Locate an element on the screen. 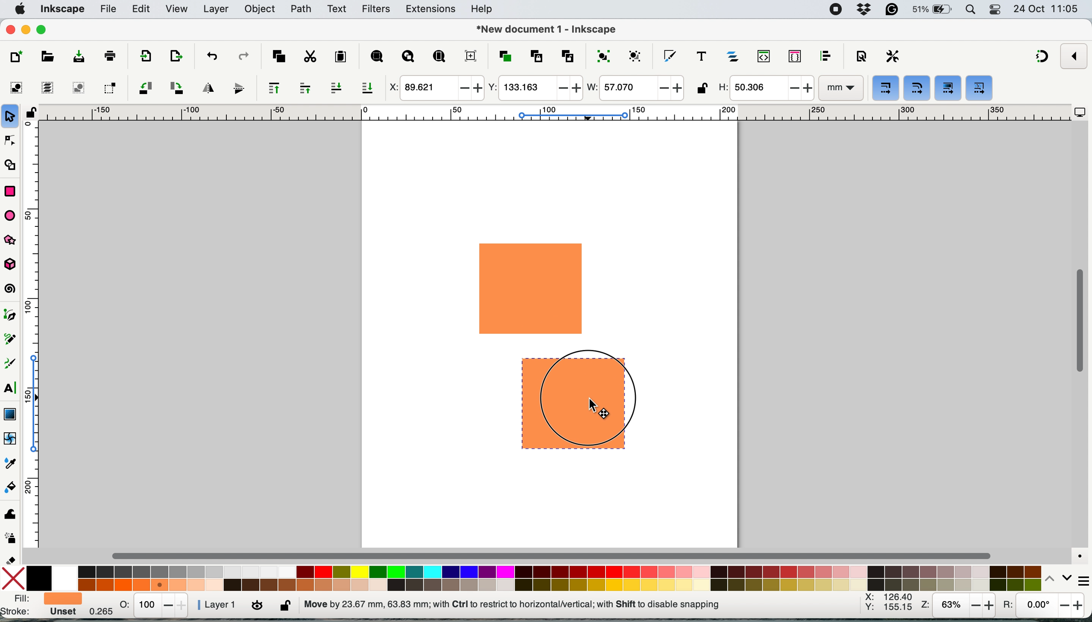  zoom is located at coordinates (958, 606).